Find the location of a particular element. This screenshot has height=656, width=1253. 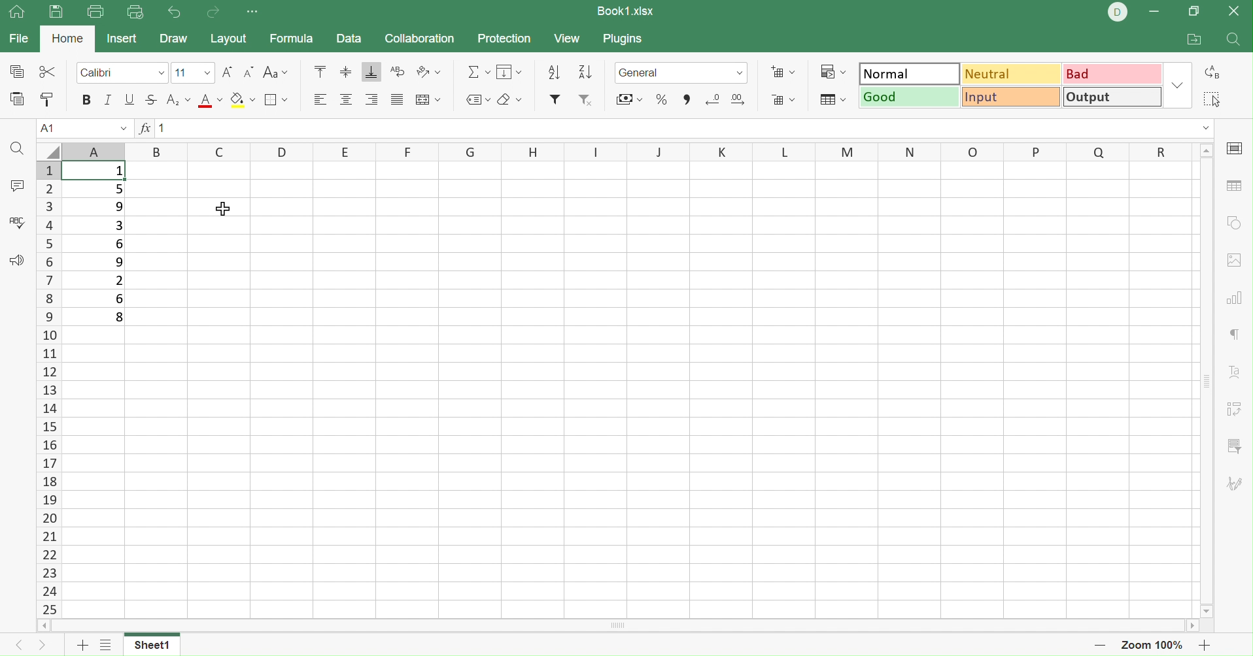

Scroll down is located at coordinates (1208, 611).